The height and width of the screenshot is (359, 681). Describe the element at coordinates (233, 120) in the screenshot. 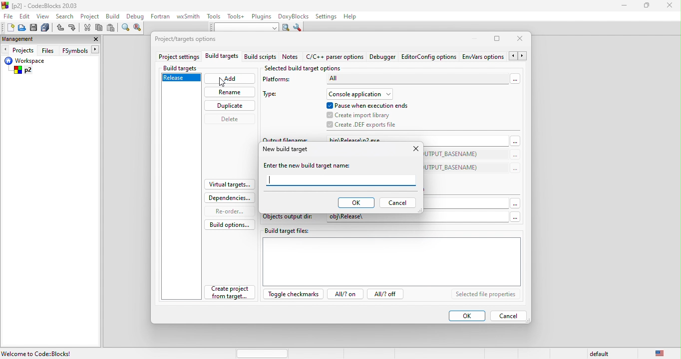

I see `delete` at that location.